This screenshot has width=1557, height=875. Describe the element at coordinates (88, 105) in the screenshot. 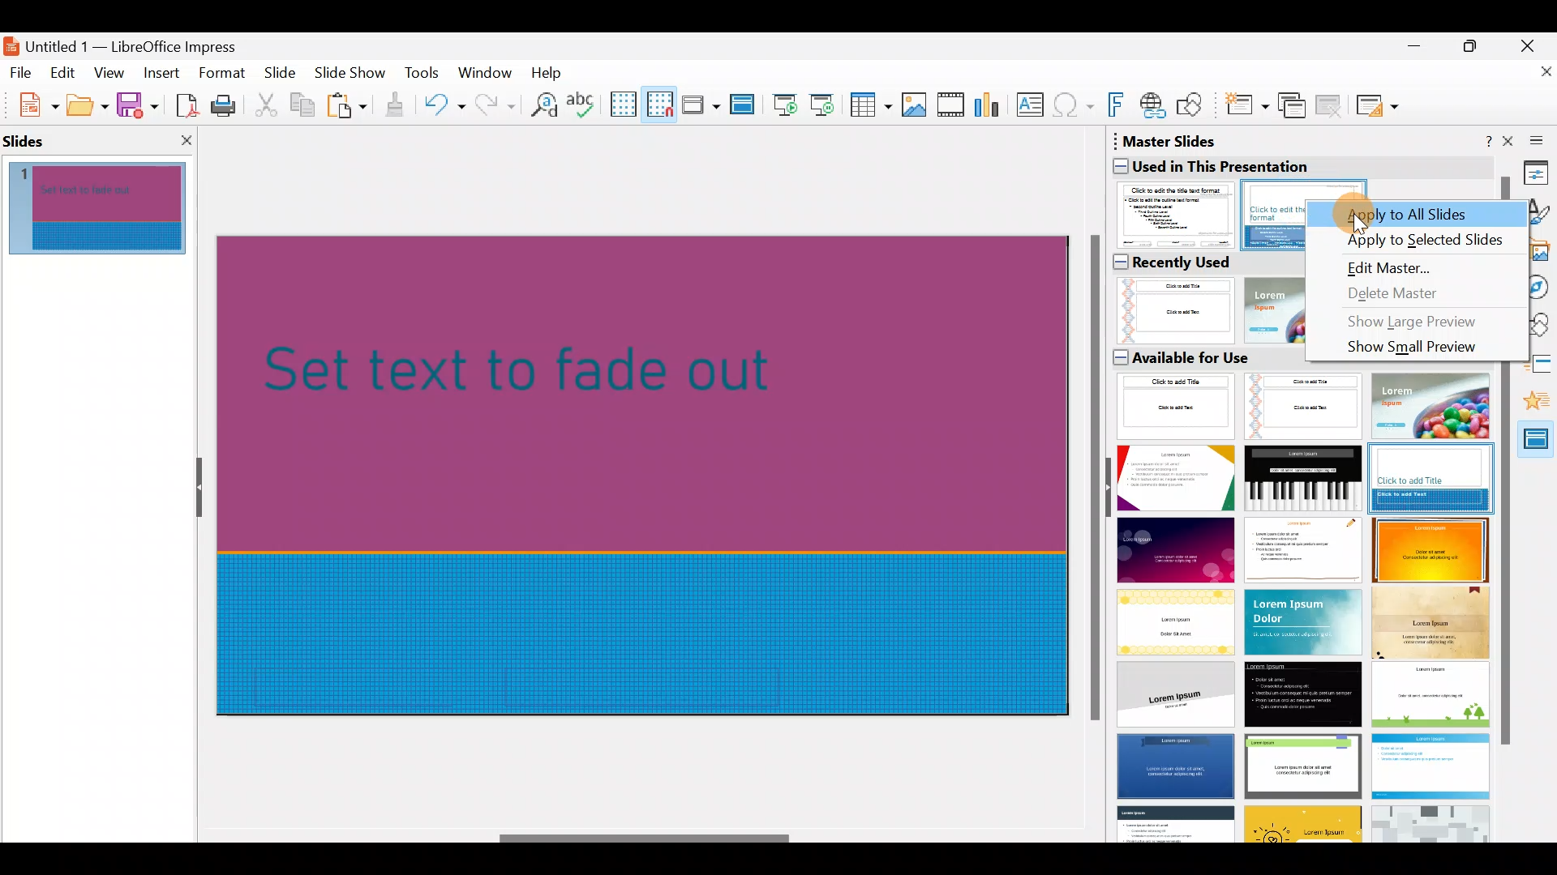

I see `Open` at that location.